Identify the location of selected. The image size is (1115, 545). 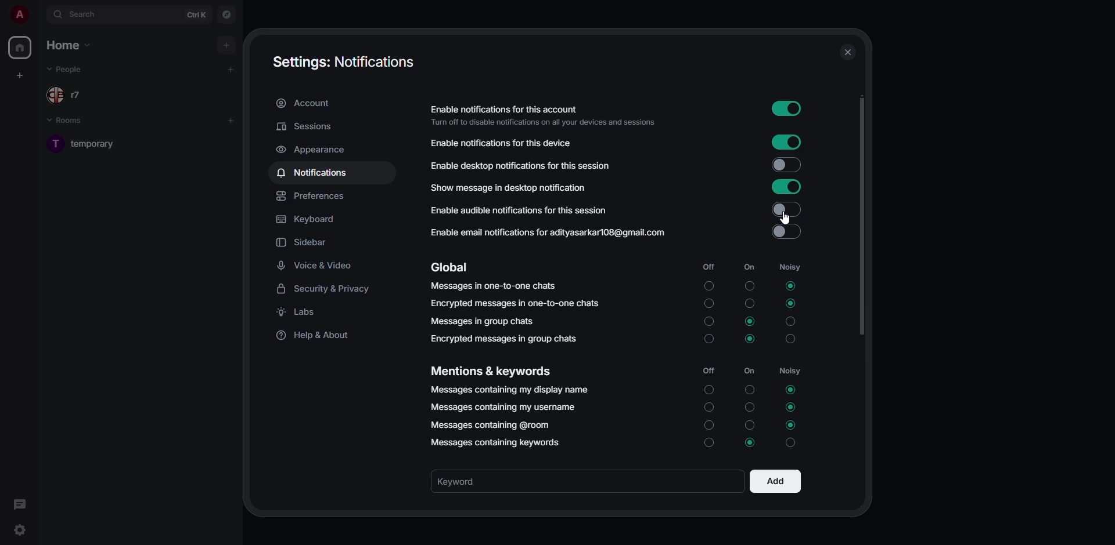
(792, 407).